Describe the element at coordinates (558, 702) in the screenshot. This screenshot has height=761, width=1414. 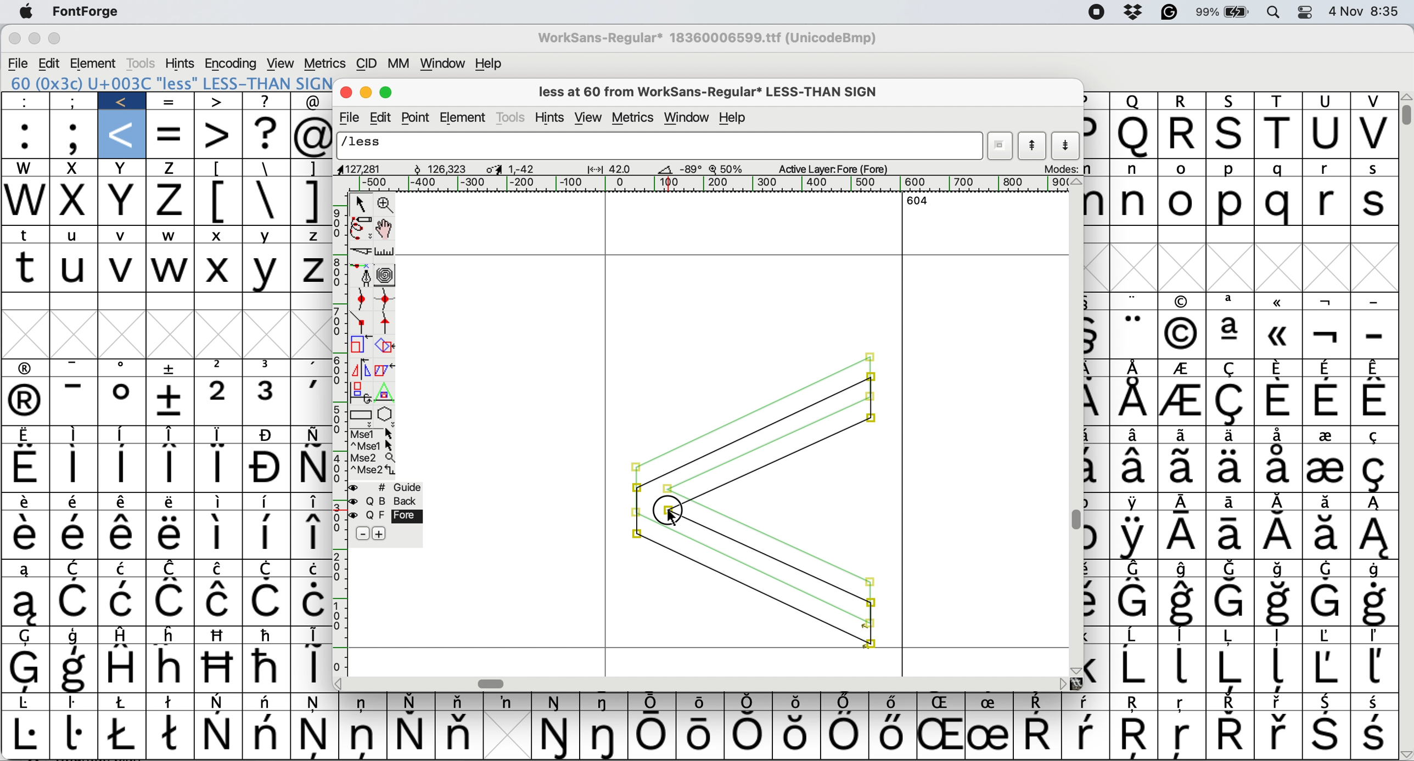
I see `Symbol` at that location.